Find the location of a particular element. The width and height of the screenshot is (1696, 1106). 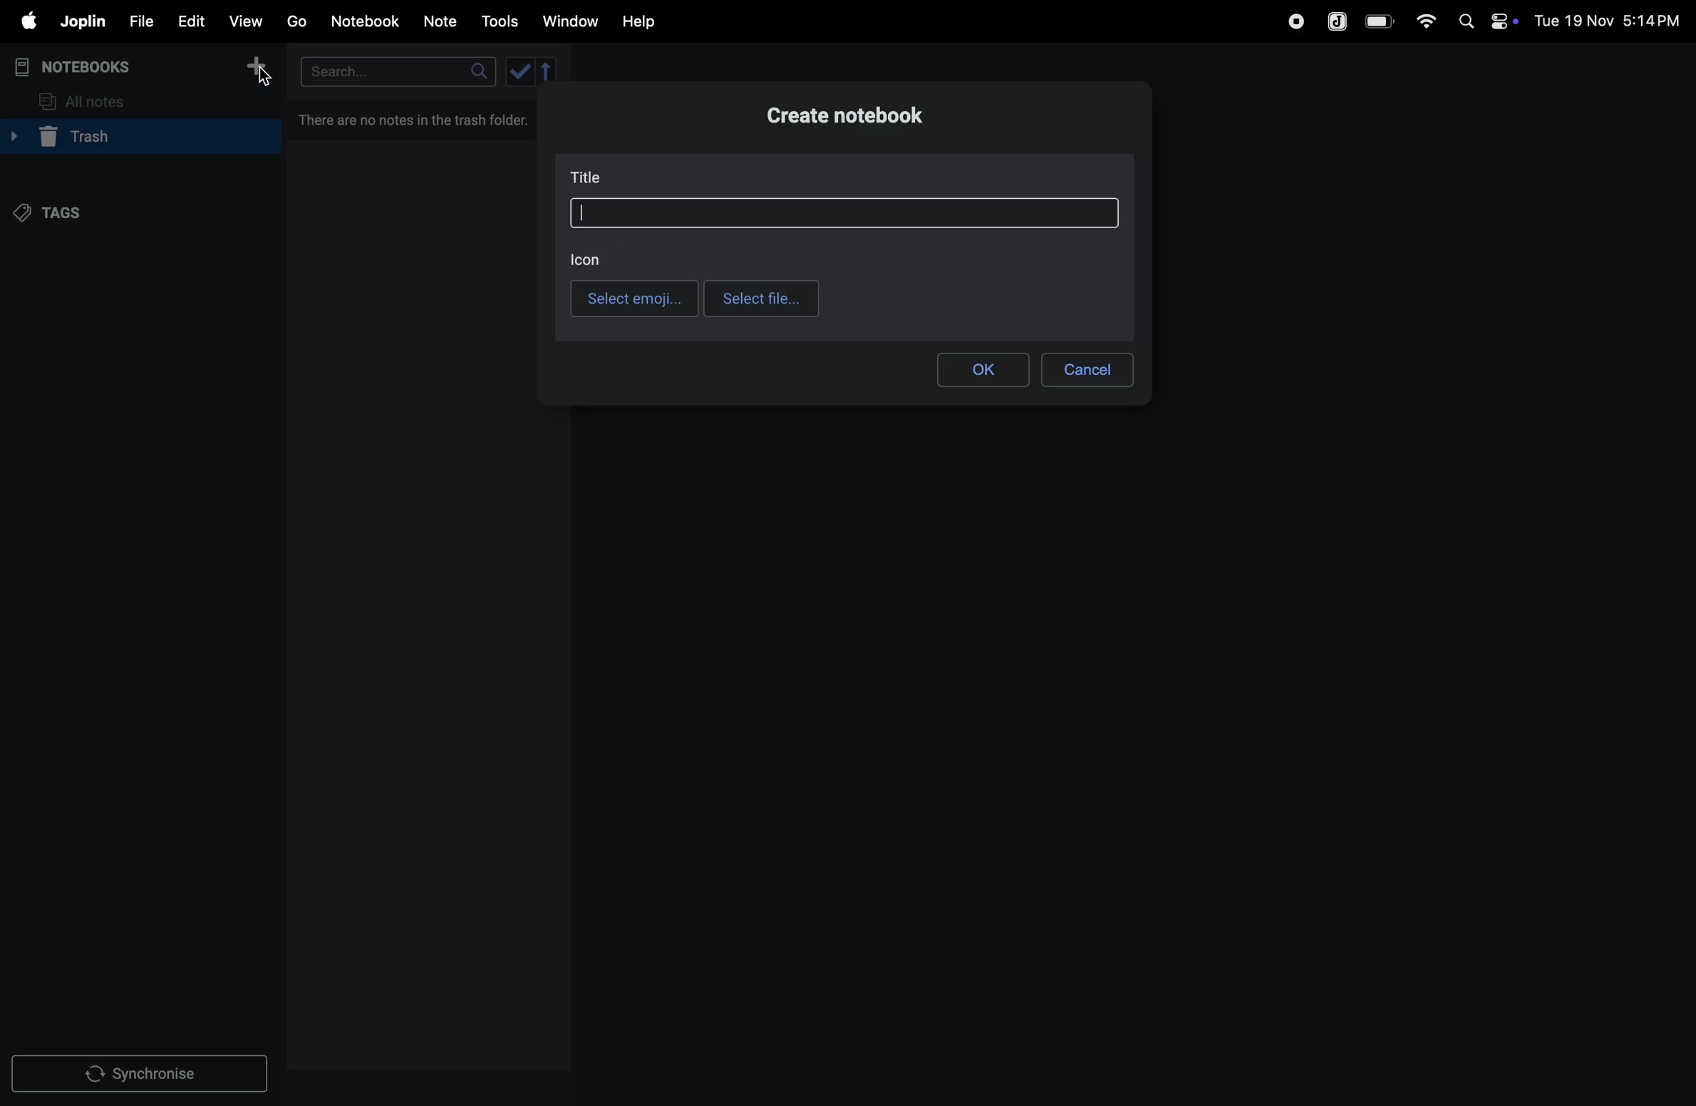

note is located at coordinates (443, 22).